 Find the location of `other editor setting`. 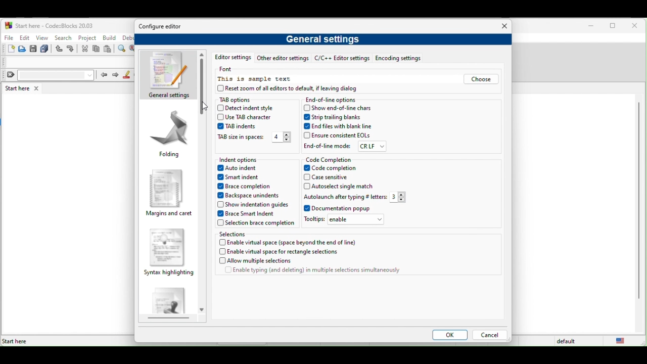

other editor setting is located at coordinates (283, 59).